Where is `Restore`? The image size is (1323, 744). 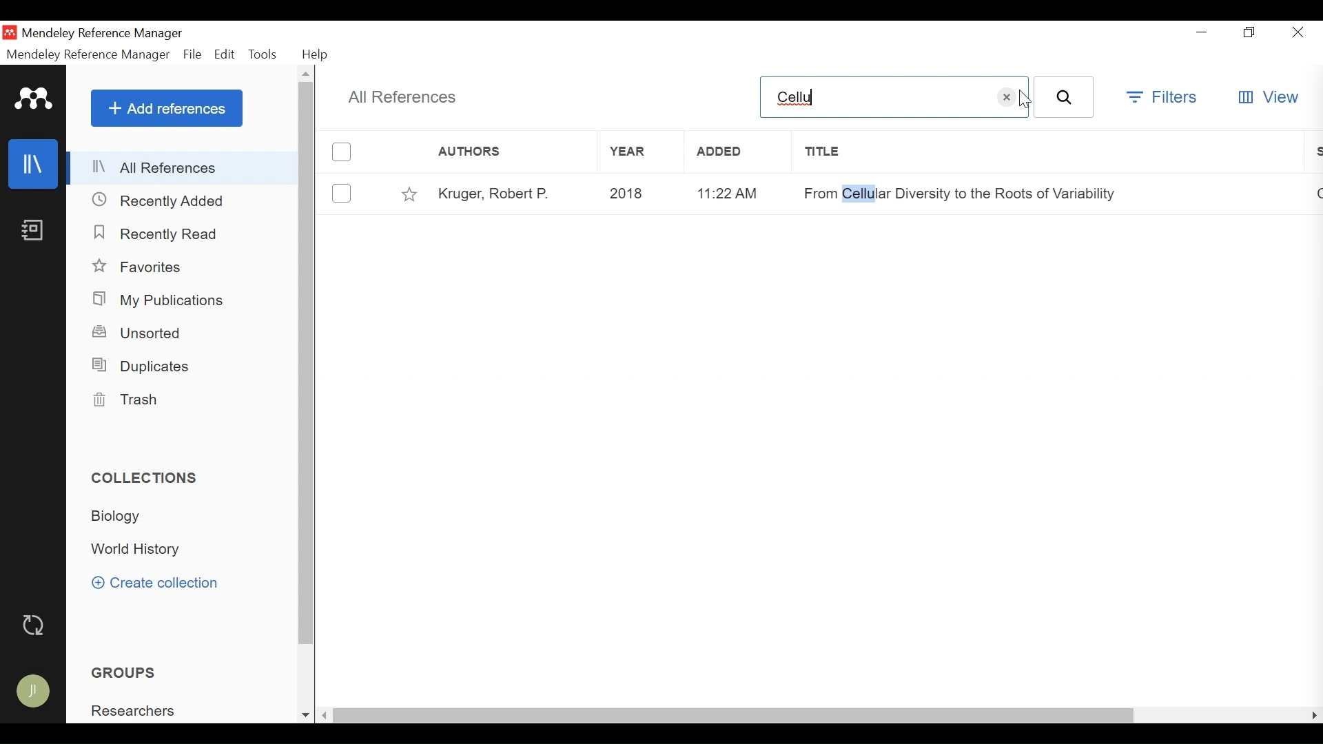 Restore is located at coordinates (1249, 32).